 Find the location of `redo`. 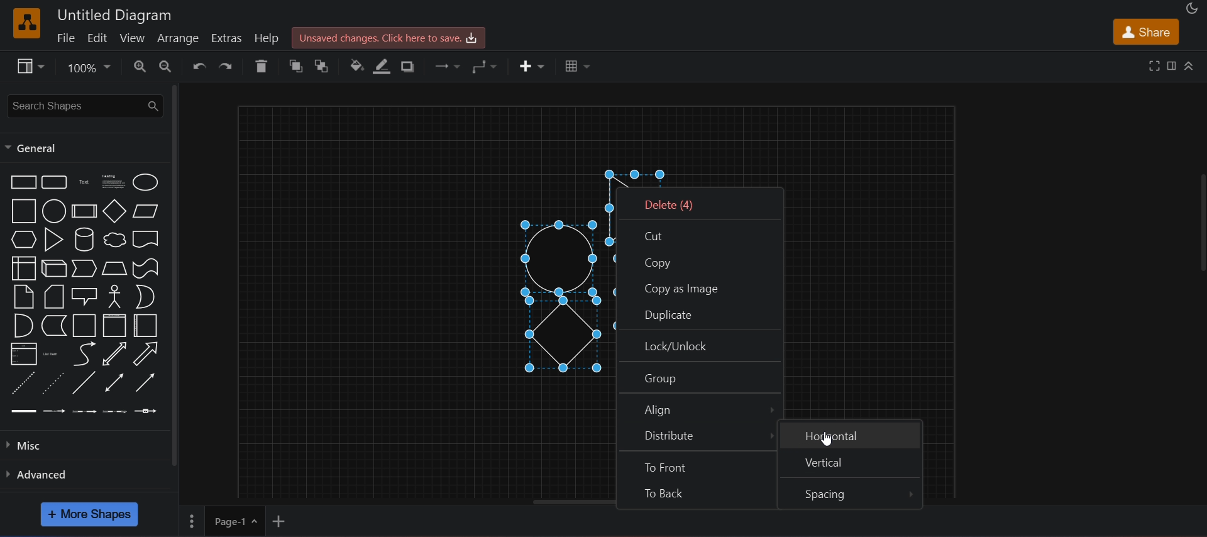

redo is located at coordinates (230, 66).